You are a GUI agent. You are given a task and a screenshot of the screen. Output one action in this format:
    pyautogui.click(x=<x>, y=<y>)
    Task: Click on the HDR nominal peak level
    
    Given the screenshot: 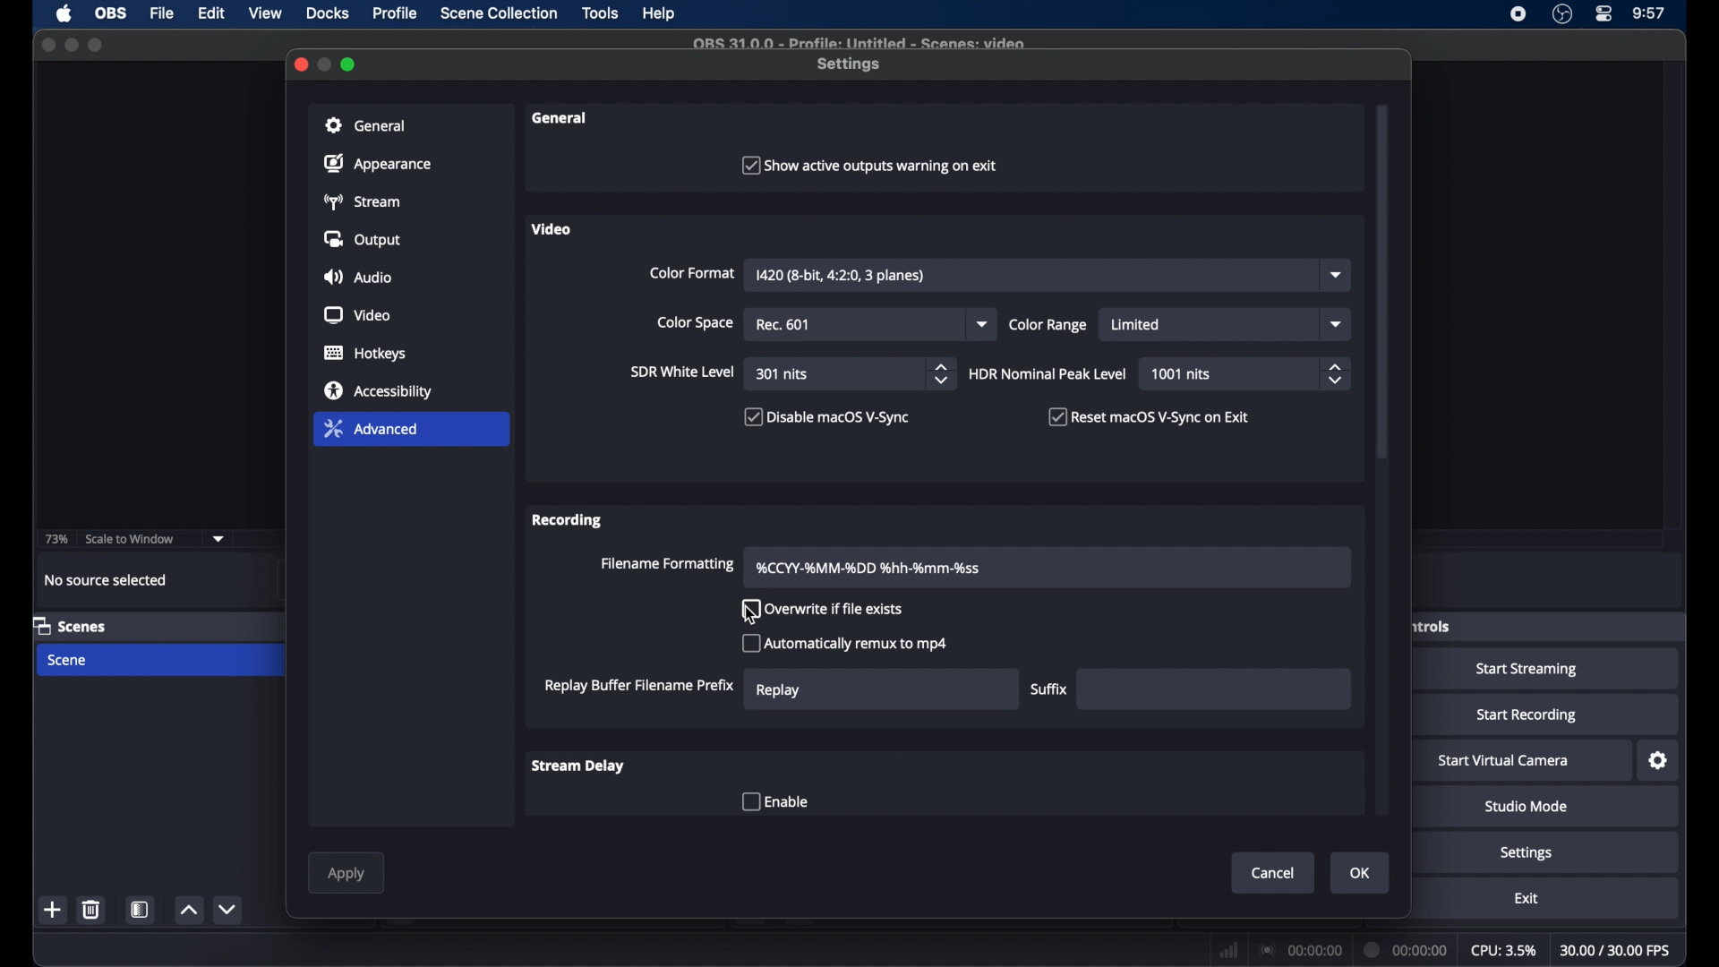 What is the action you would take?
    pyautogui.click(x=1048, y=374)
    